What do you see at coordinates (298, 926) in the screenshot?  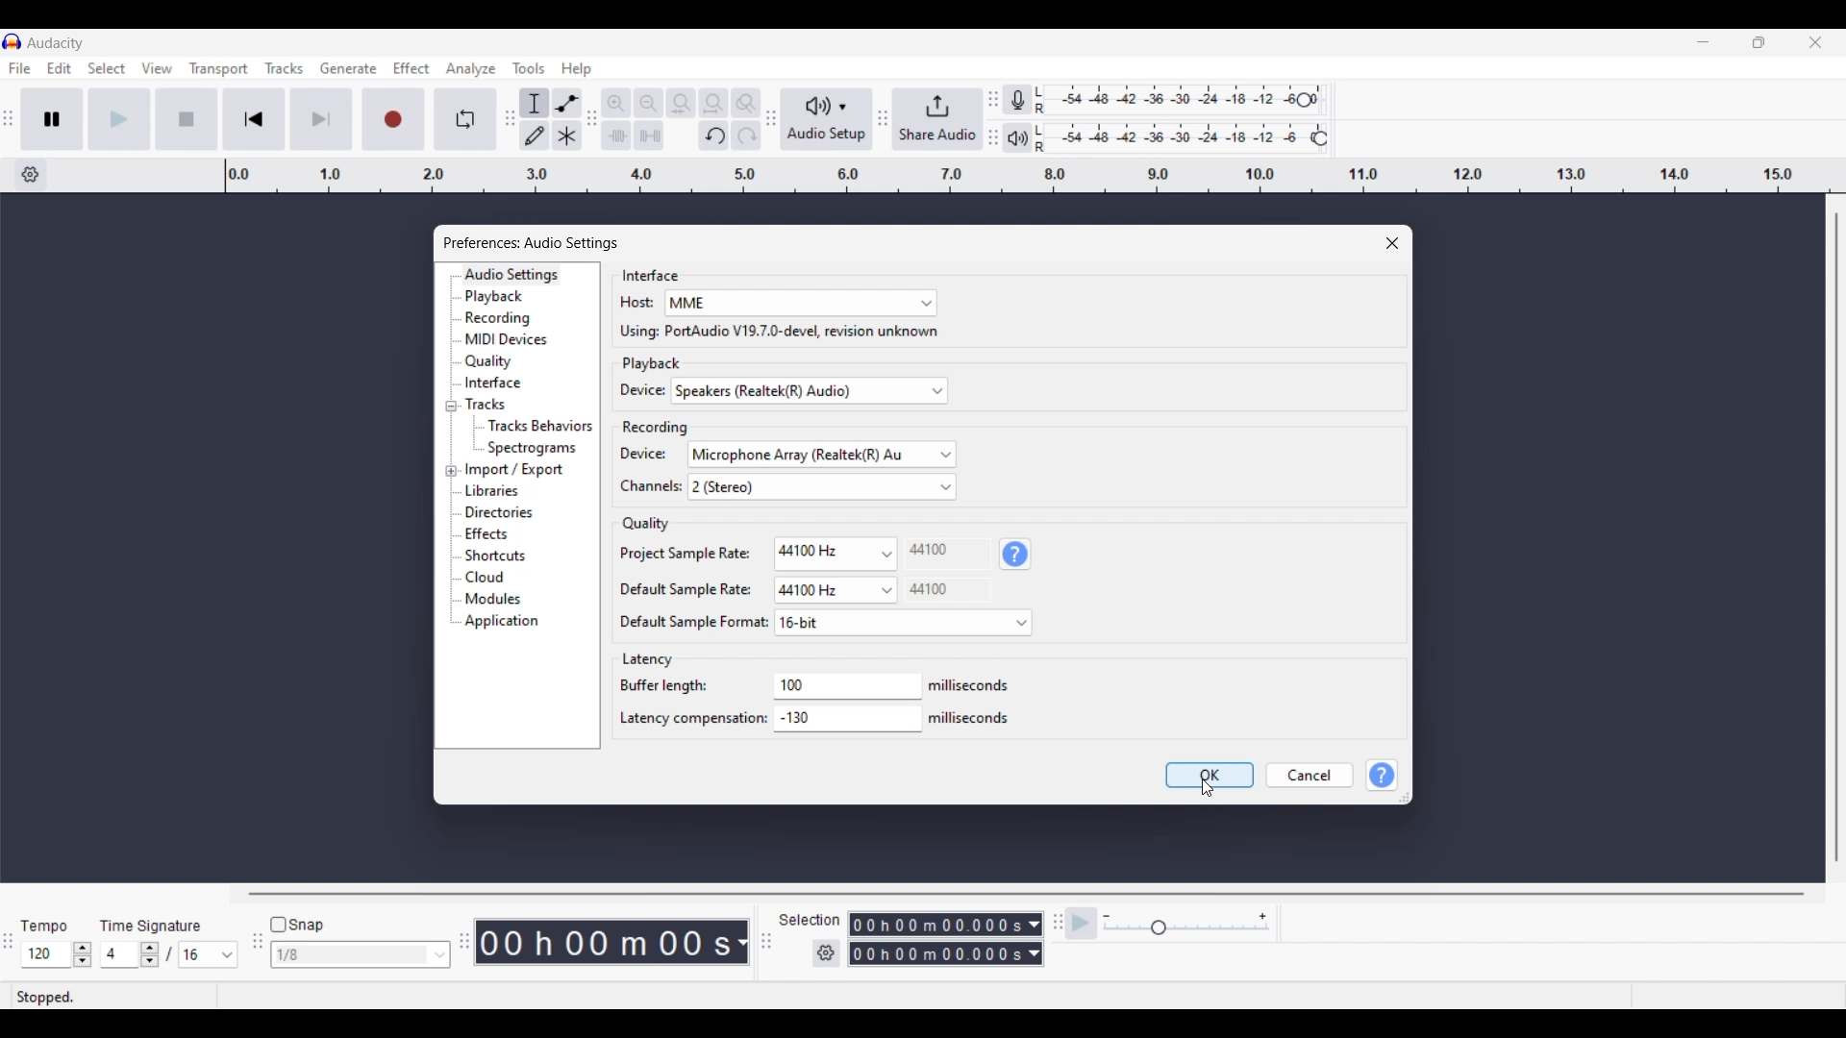 I see `Snap toggle` at bounding box center [298, 926].